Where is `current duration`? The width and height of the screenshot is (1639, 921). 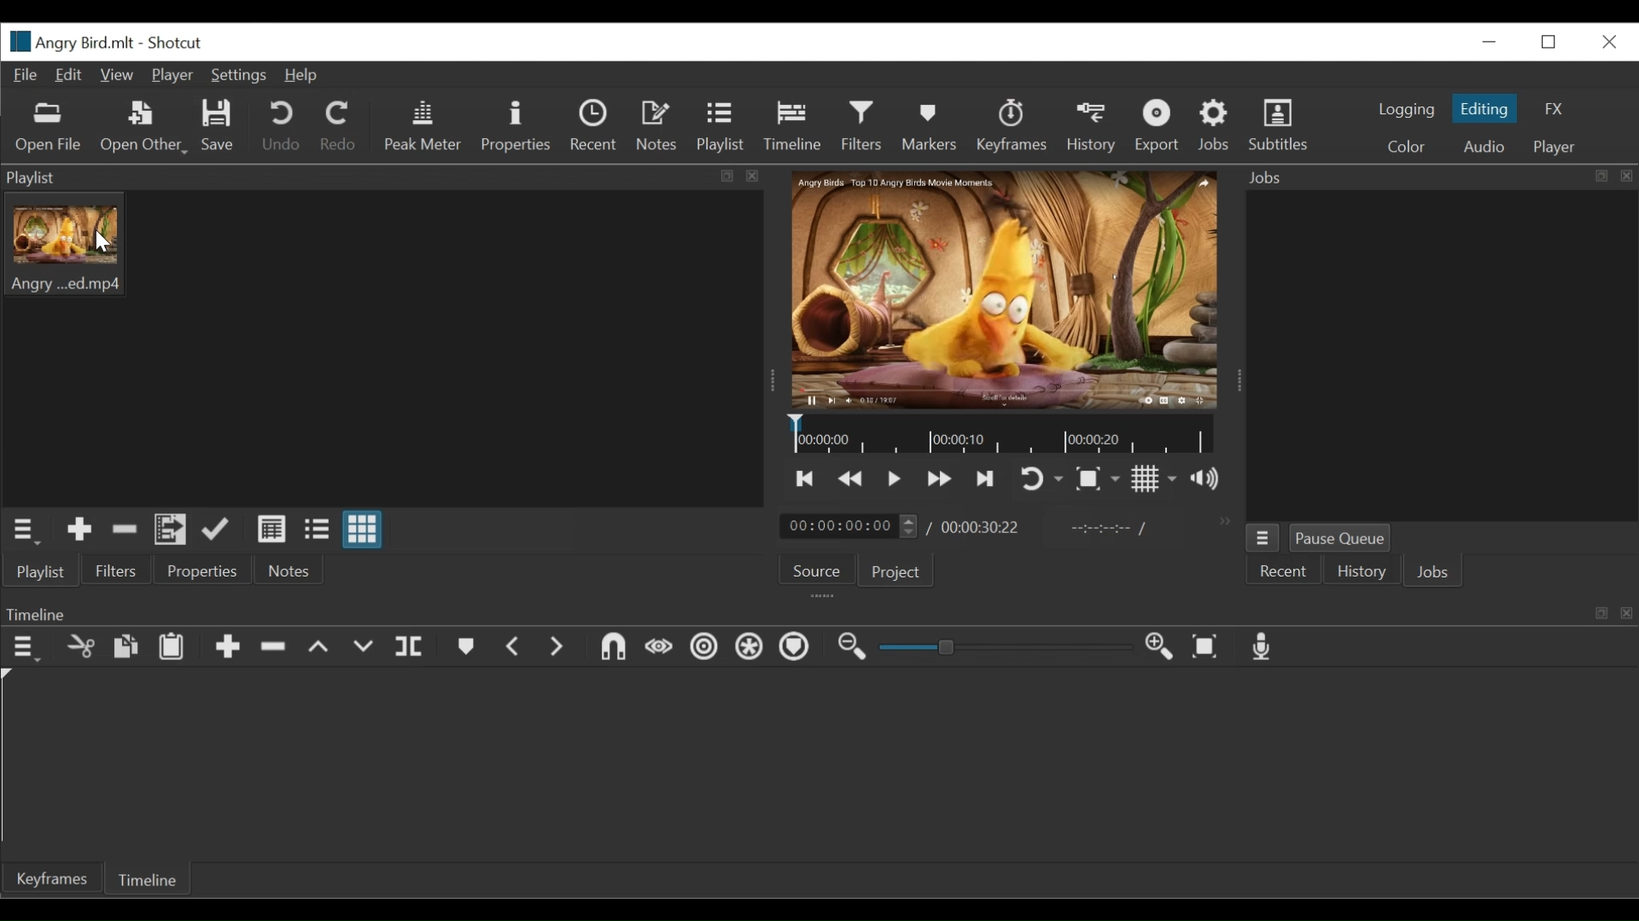 current duration is located at coordinates (848, 526).